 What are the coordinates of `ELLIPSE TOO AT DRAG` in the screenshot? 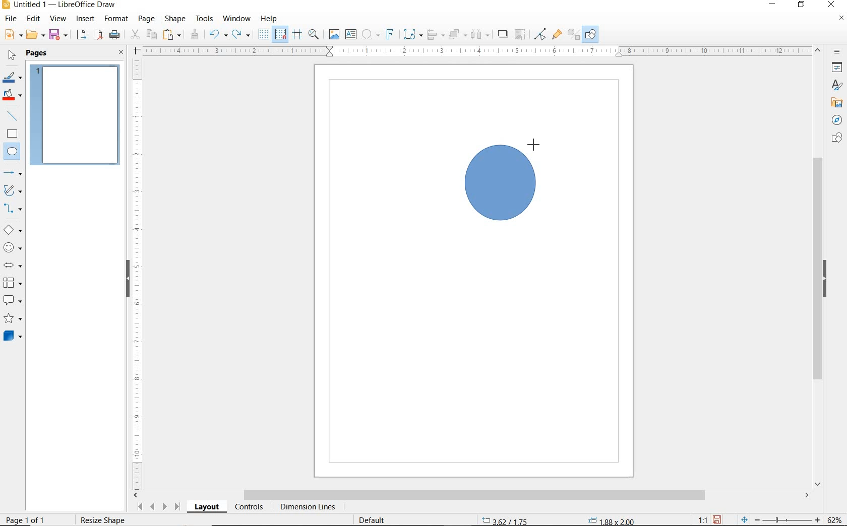 It's located at (534, 147).